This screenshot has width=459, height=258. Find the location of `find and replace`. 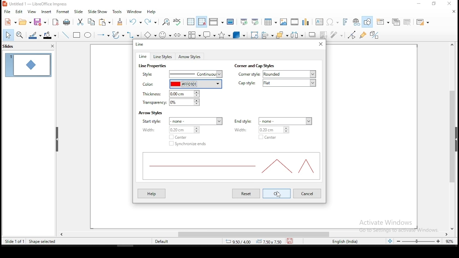

find and replace is located at coordinates (166, 21).